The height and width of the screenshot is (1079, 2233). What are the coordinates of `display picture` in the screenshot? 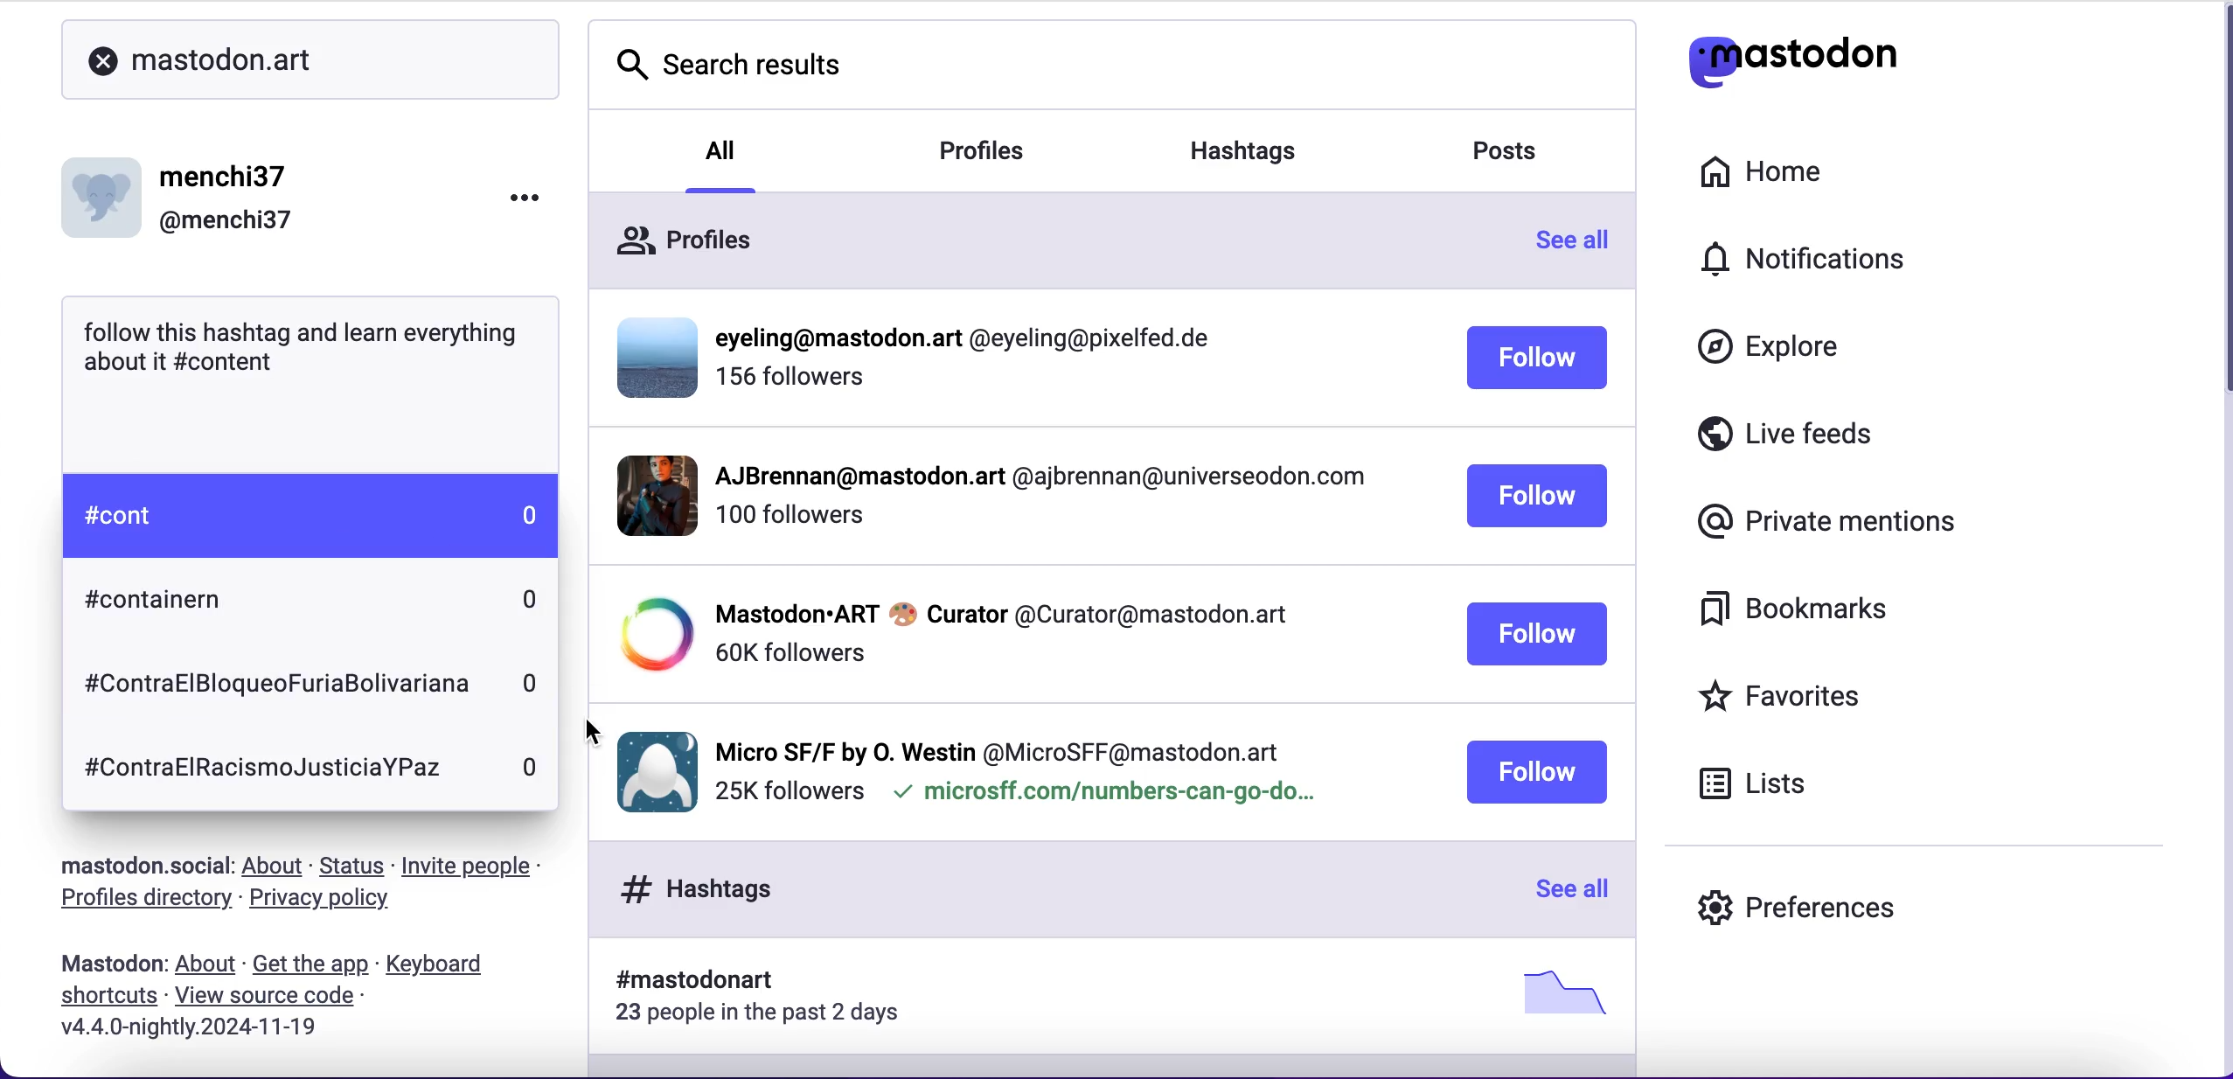 It's located at (650, 635).